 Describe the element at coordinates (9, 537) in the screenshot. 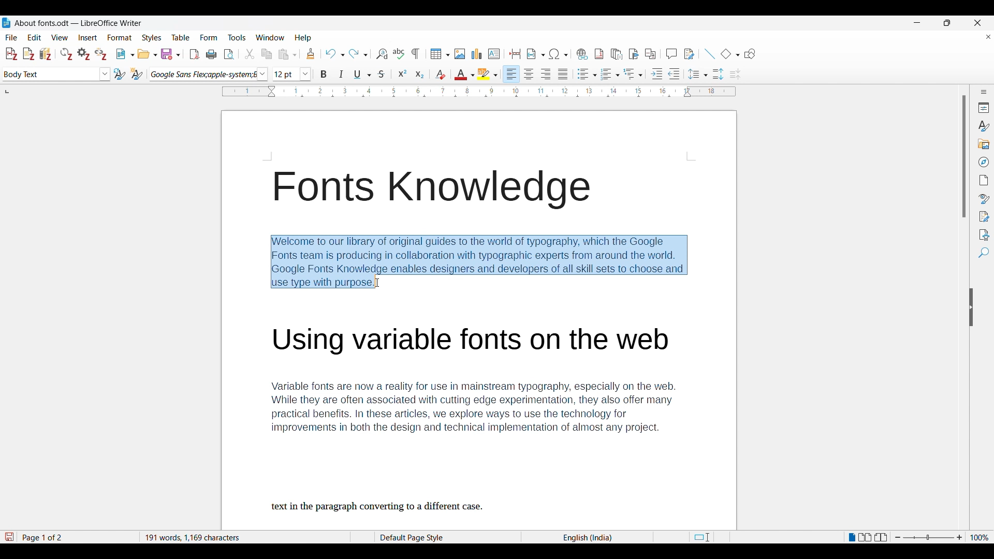

I see `Click to save new changes` at that location.